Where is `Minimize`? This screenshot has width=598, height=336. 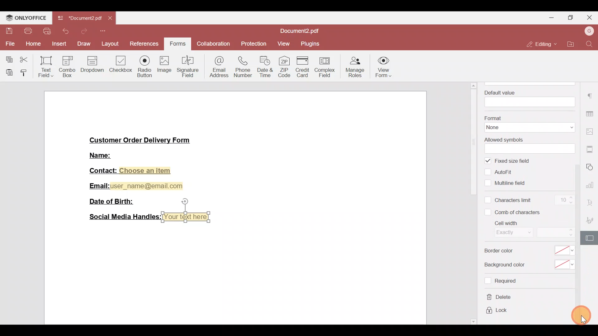
Minimize is located at coordinates (552, 17).